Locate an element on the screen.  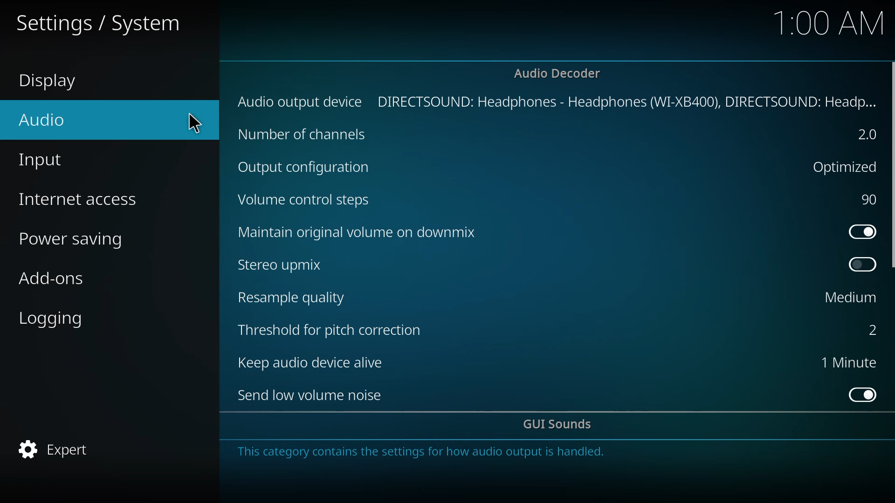
no of chanel is located at coordinates (303, 136).